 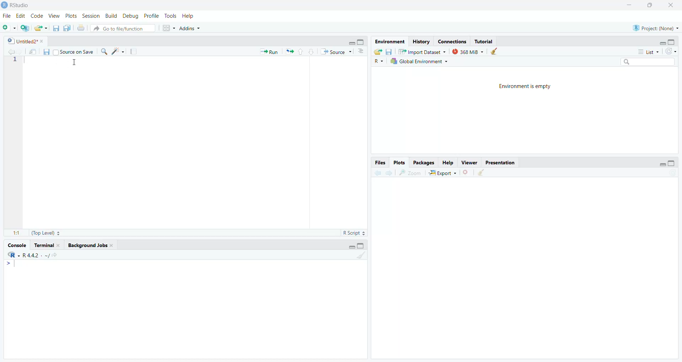 What do you see at coordinates (125, 29) in the screenshot?
I see `»» Go to file/function` at bounding box center [125, 29].